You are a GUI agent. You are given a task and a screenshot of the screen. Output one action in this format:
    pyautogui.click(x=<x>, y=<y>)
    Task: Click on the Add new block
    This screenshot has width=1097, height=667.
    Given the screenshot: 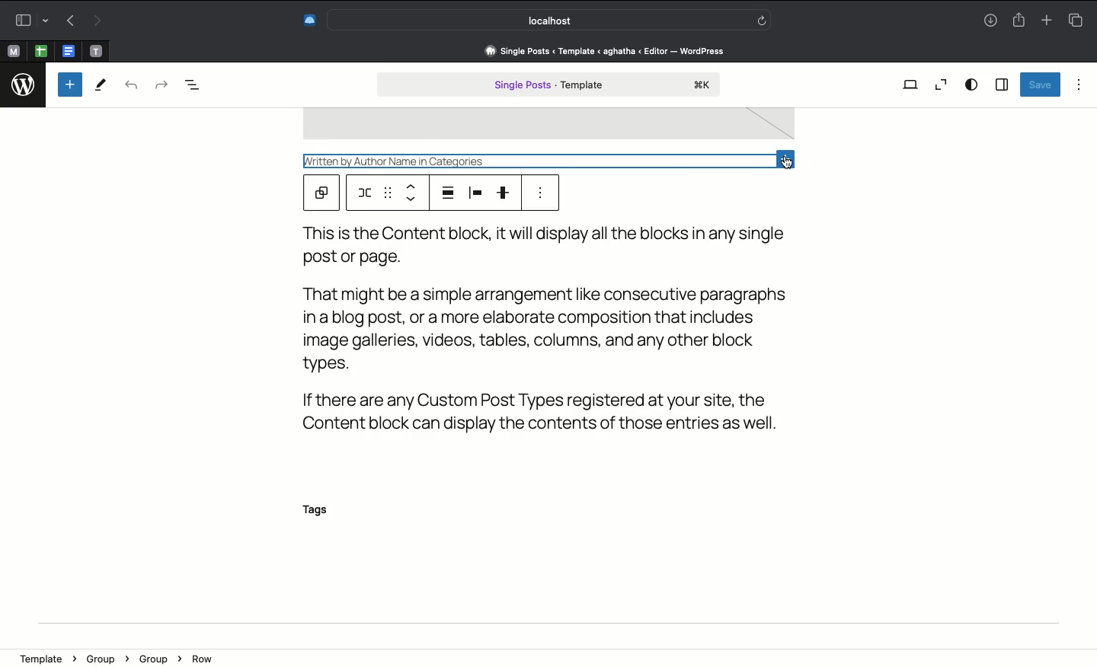 What is the action you would take?
    pyautogui.click(x=70, y=85)
    